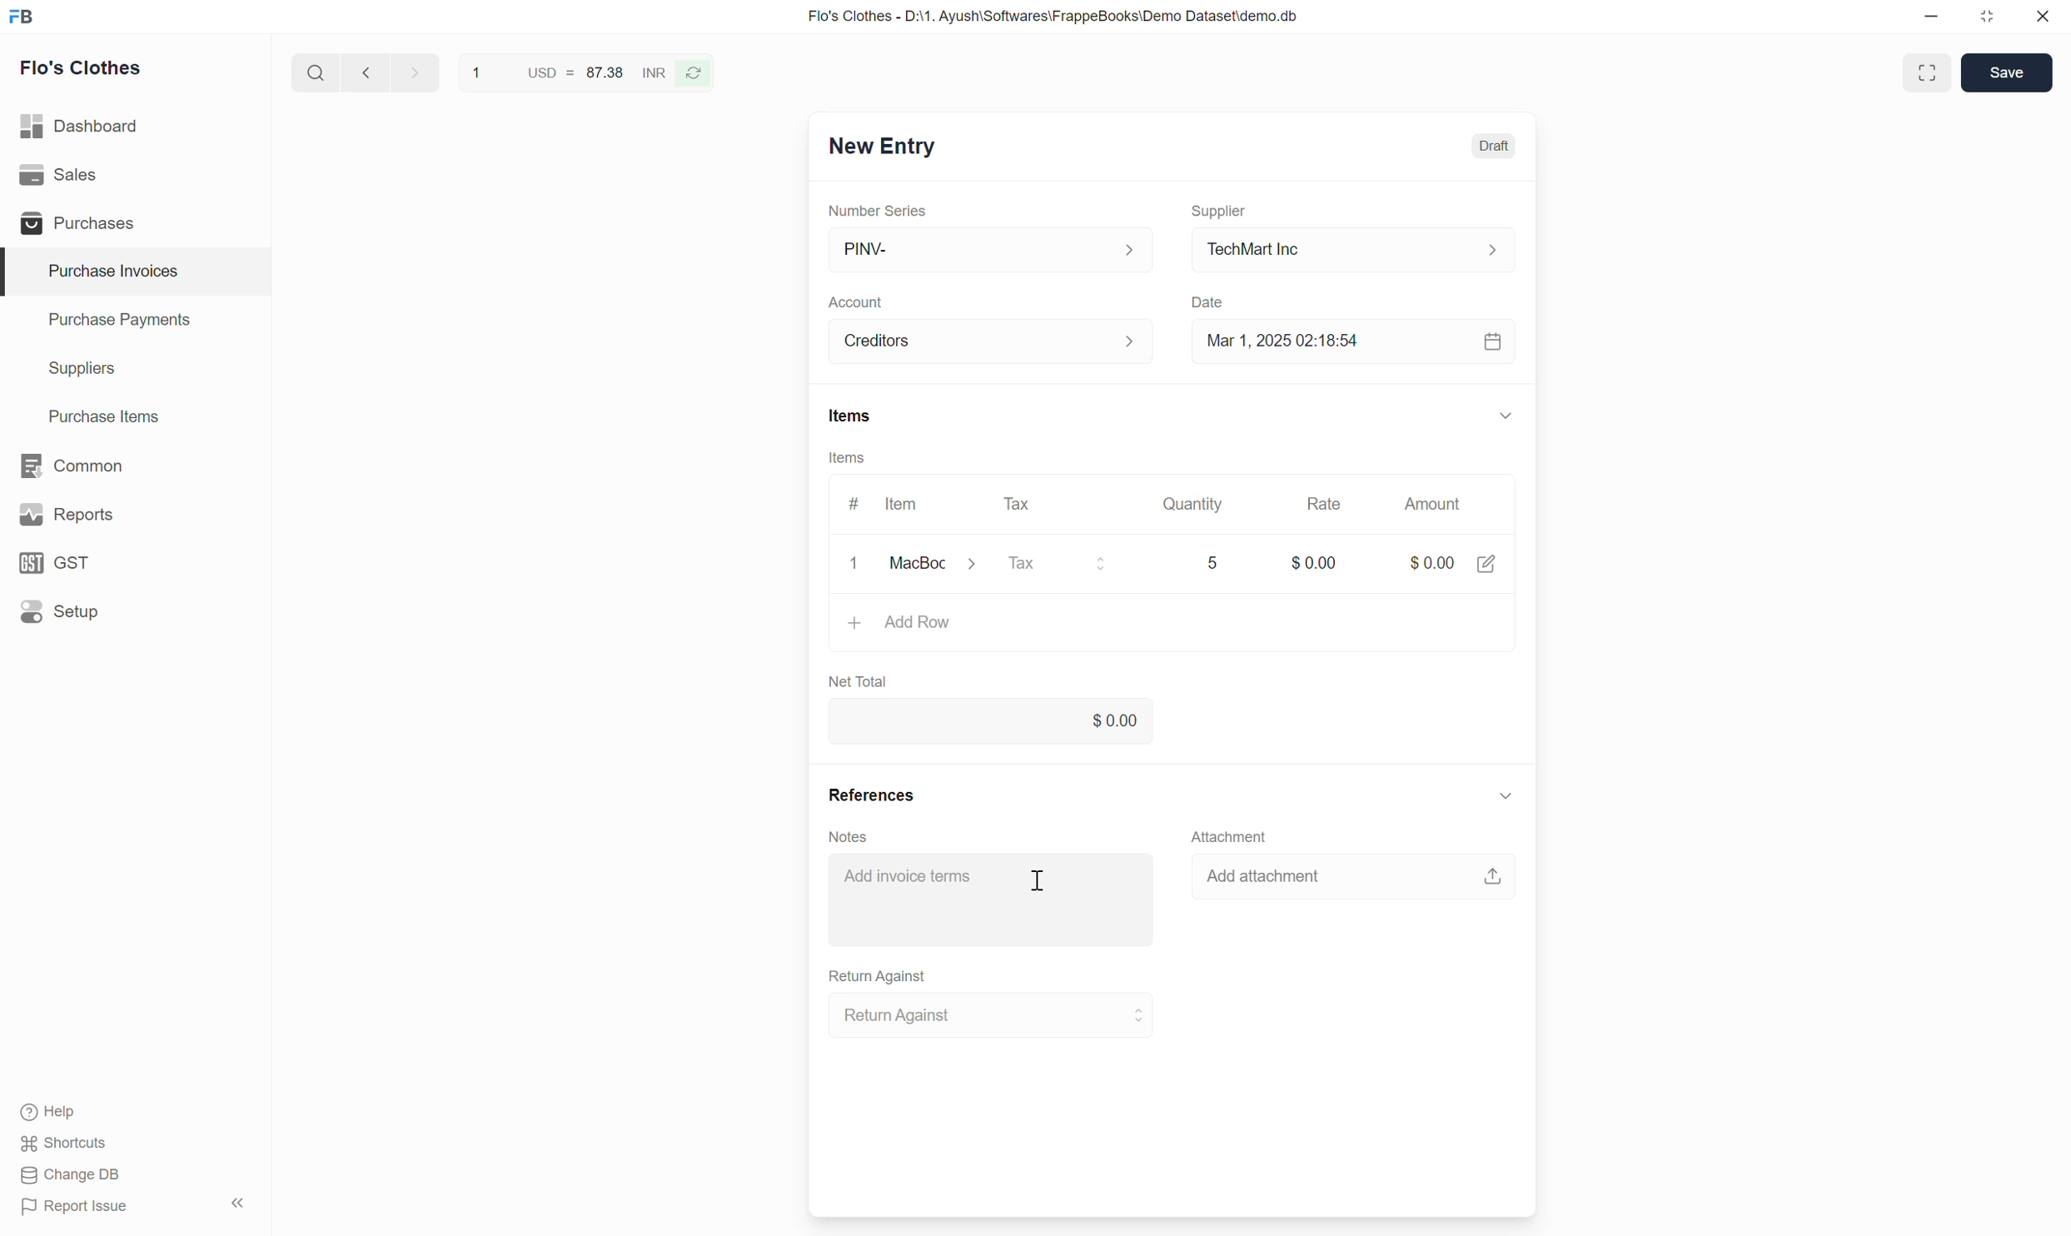 This screenshot has height=1236, width=2071. What do you see at coordinates (82, 68) in the screenshot?
I see `Flo's Clothes` at bounding box center [82, 68].